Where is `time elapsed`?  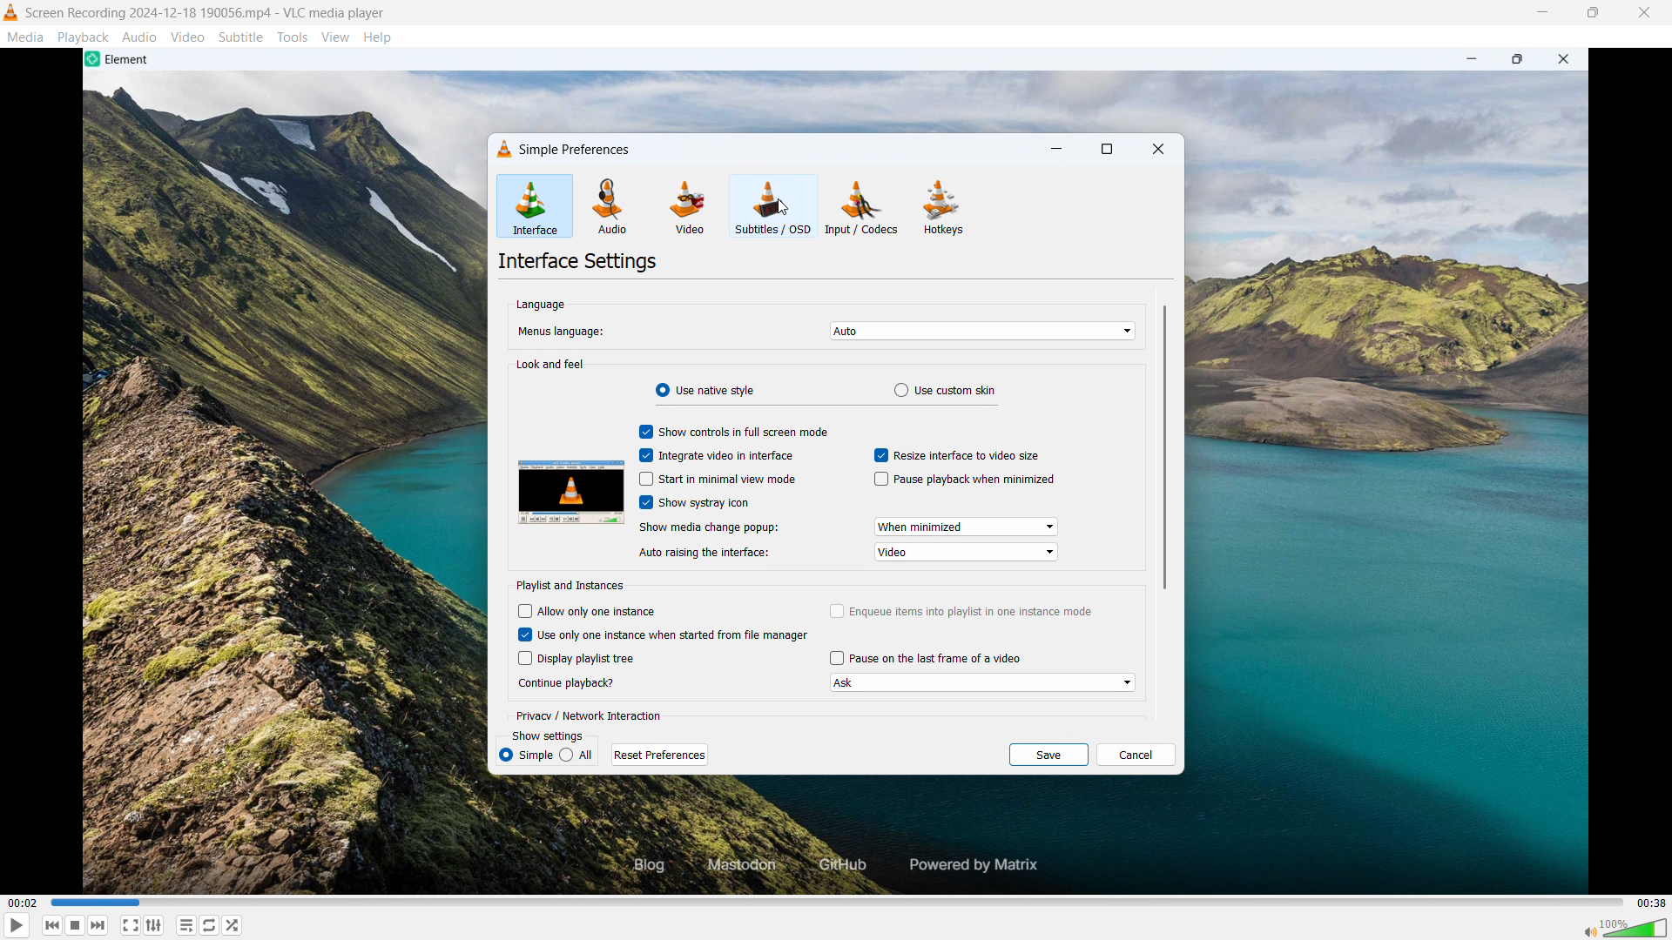
time elapsed is located at coordinates (24, 903).